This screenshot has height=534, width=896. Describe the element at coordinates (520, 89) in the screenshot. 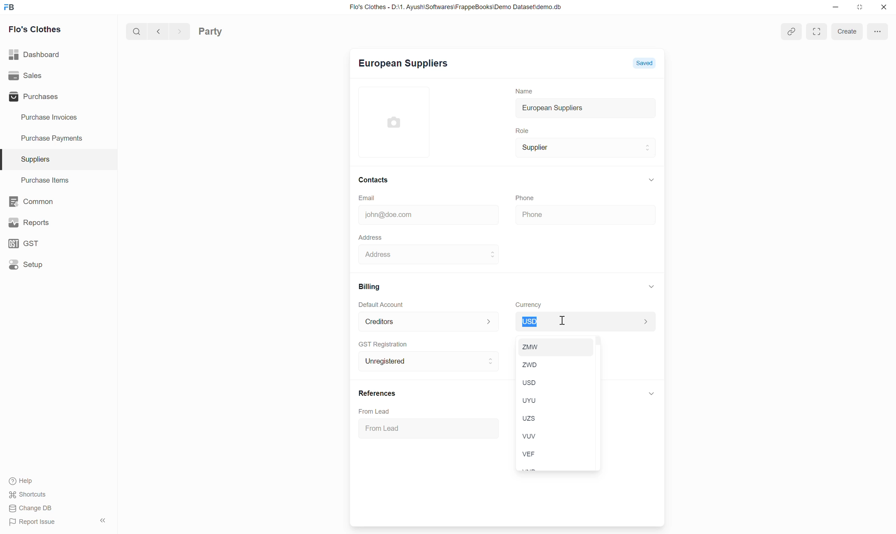

I see `Name` at that location.